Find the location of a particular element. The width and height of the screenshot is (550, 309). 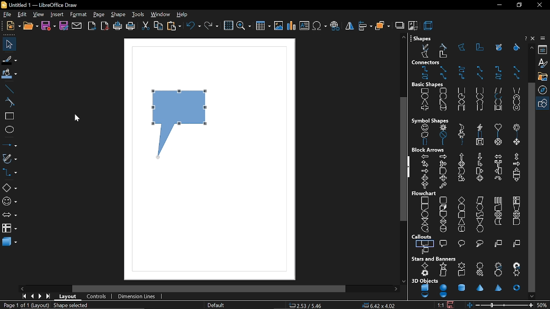

align is located at coordinates (364, 26).